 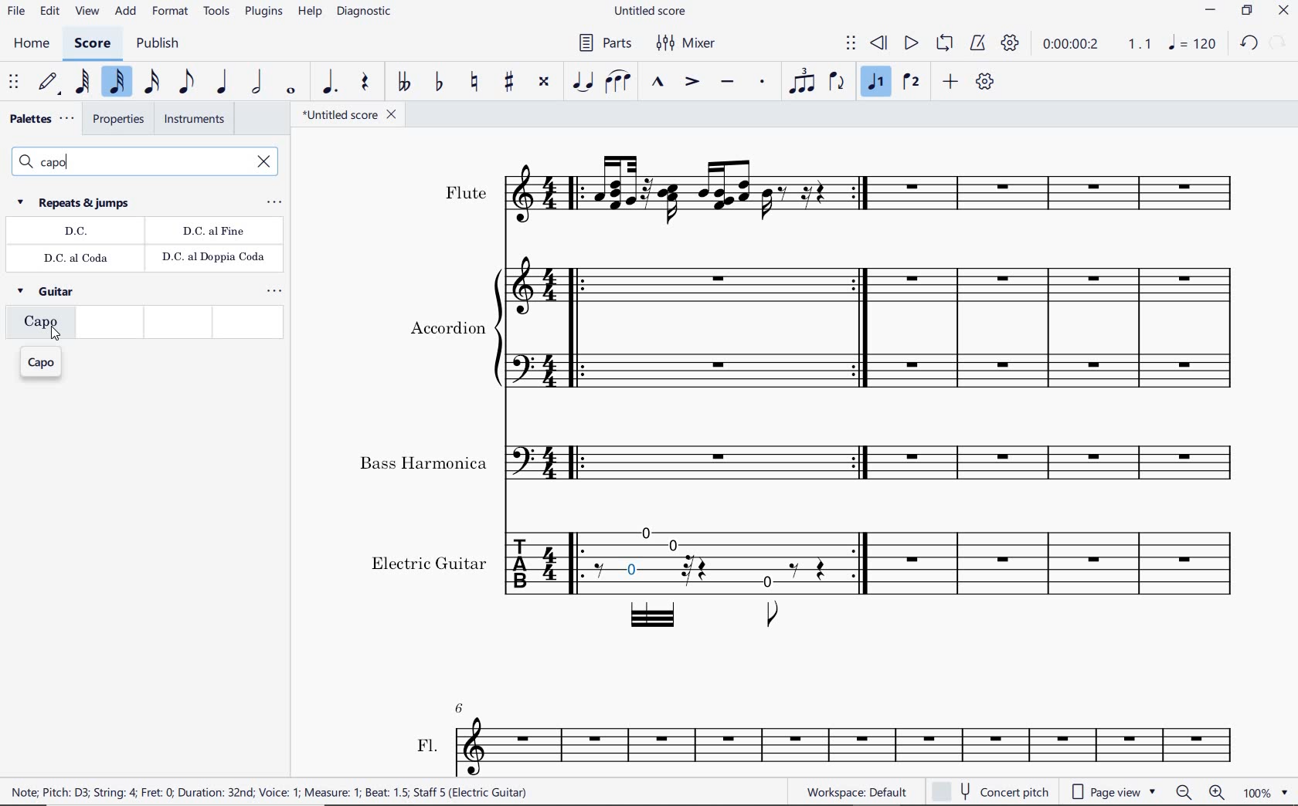 I want to click on capo, so click(x=42, y=363).